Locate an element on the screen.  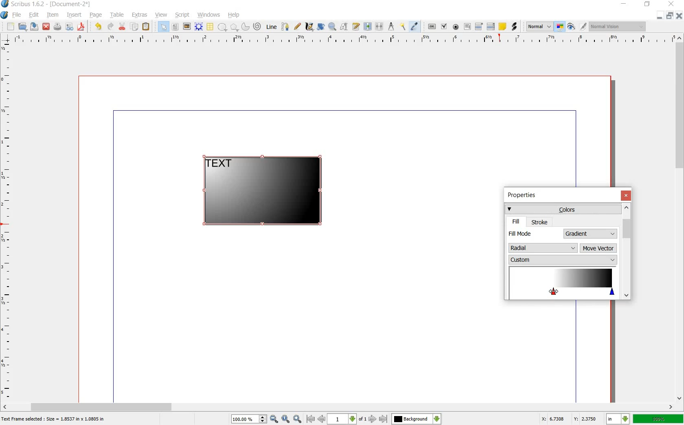
pdf combo box is located at coordinates (479, 26).